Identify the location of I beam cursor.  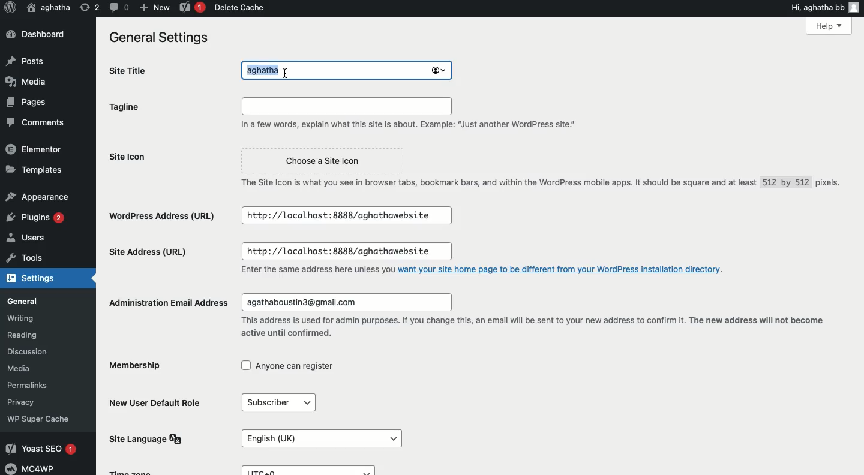
(285, 74).